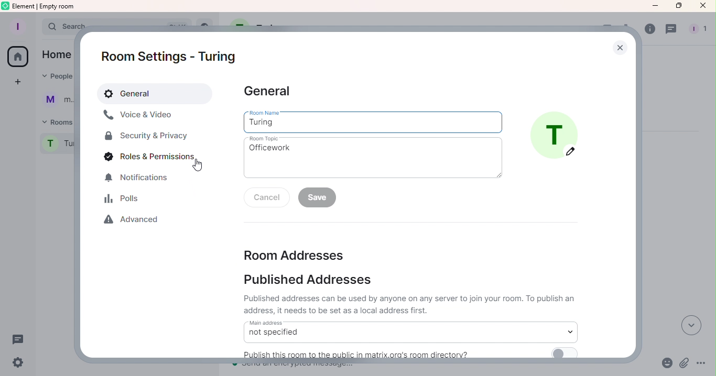 The width and height of the screenshot is (716, 376). I want to click on User, so click(58, 100).